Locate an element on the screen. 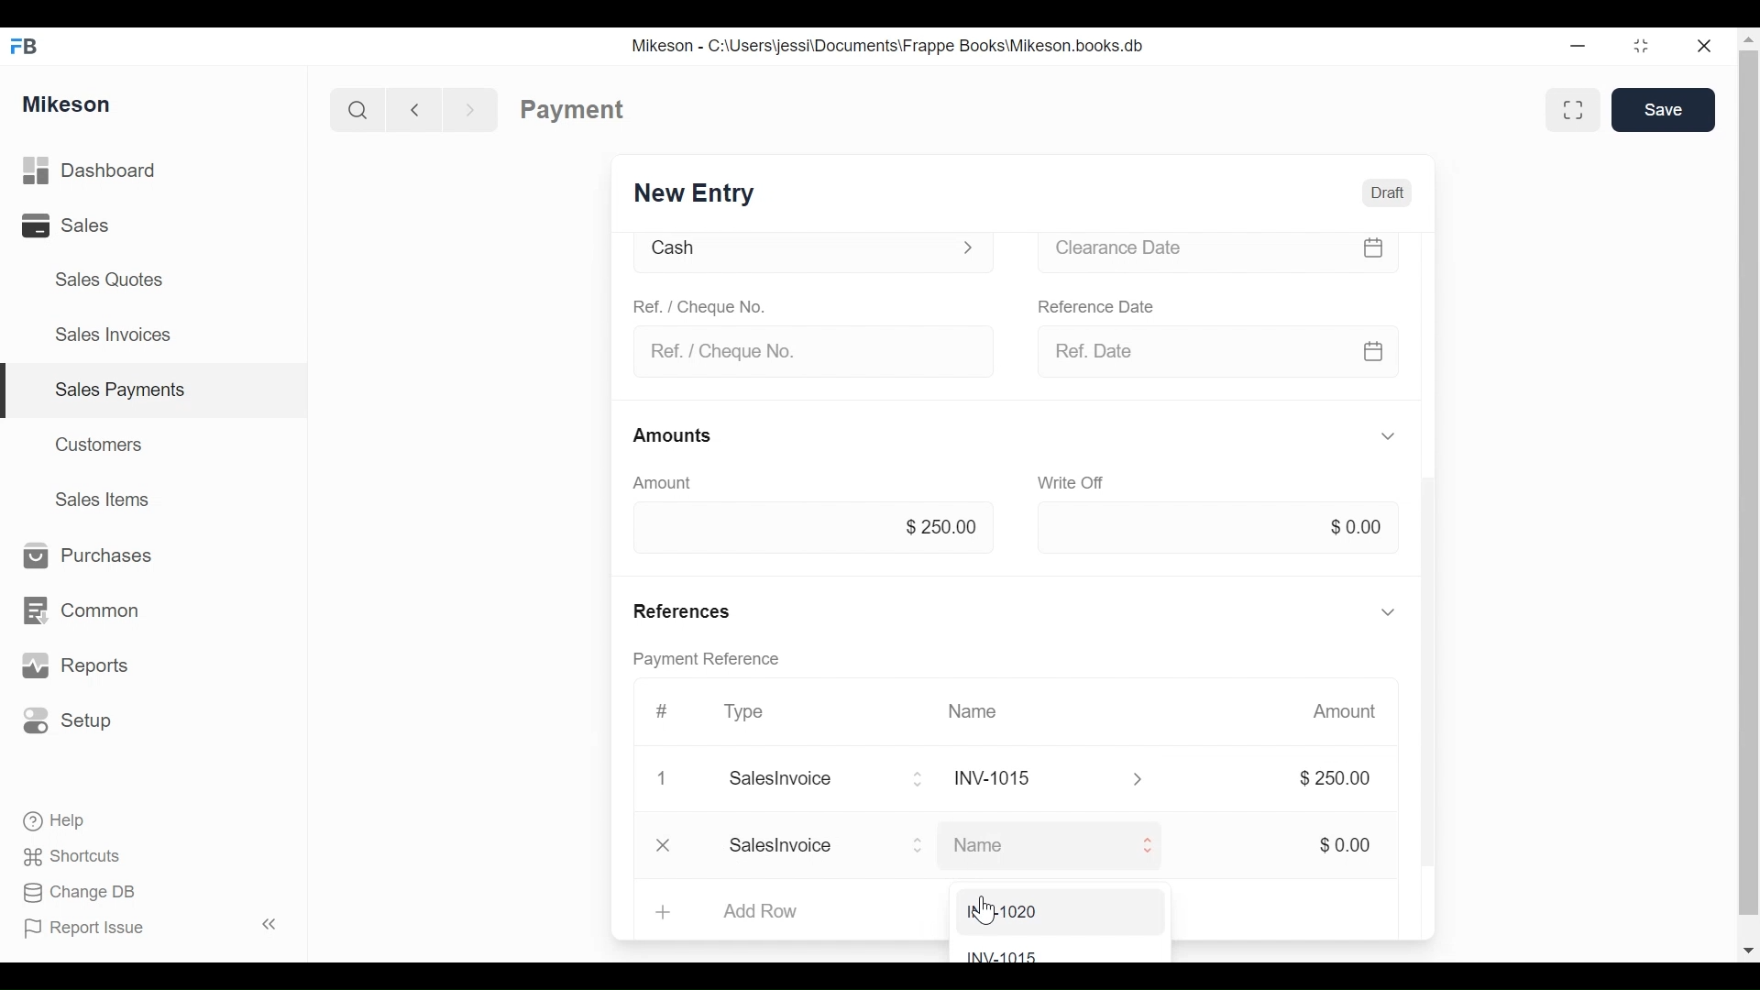 Image resolution: width=1760 pixels, height=990 pixels. Dashboard is located at coordinates (120, 171).